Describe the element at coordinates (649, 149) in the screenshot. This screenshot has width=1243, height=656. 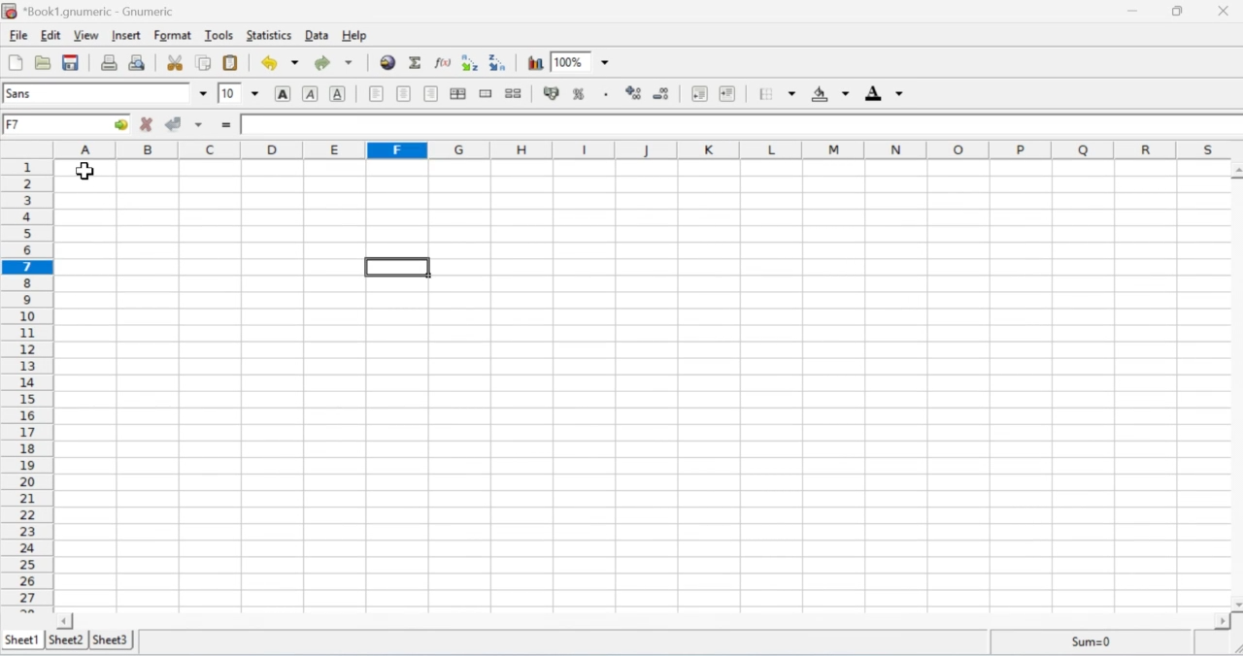
I see `Columns` at that location.